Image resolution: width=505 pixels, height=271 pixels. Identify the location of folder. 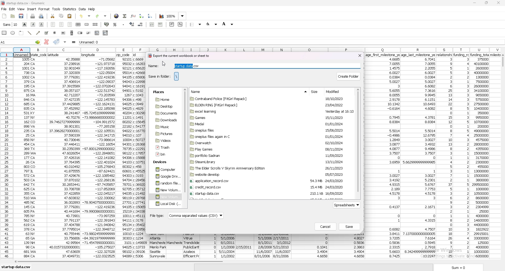
(268, 193).